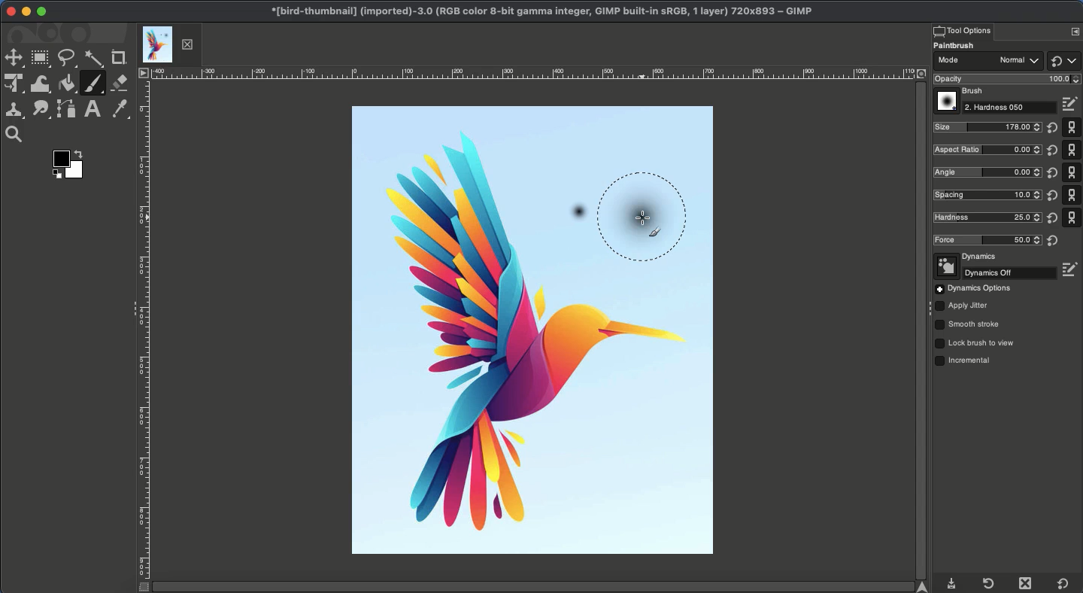 The image size is (1083, 593). What do you see at coordinates (962, 307) in the screenshot?
I see `Jitter` at bounding box center [962, 307].